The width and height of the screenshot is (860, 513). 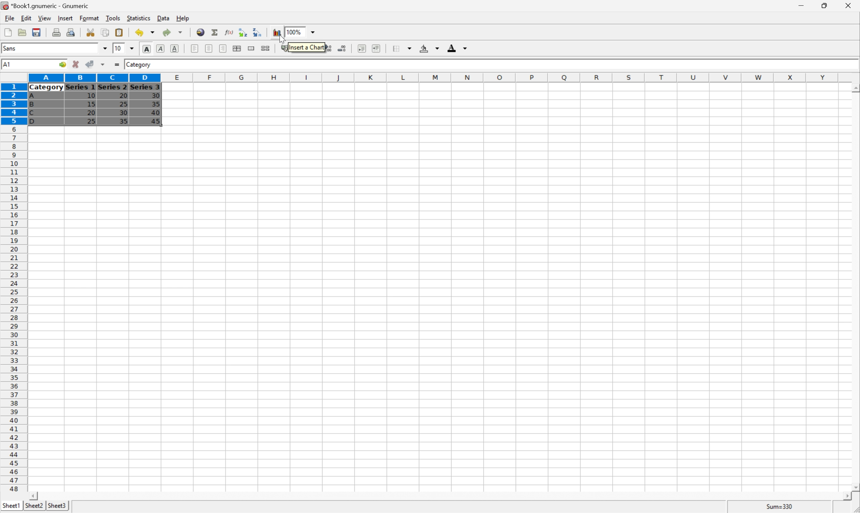 What do you see at coordinates (223, 49) in the screenshot?
I see `Align Right` at bounding box center [223, 49].